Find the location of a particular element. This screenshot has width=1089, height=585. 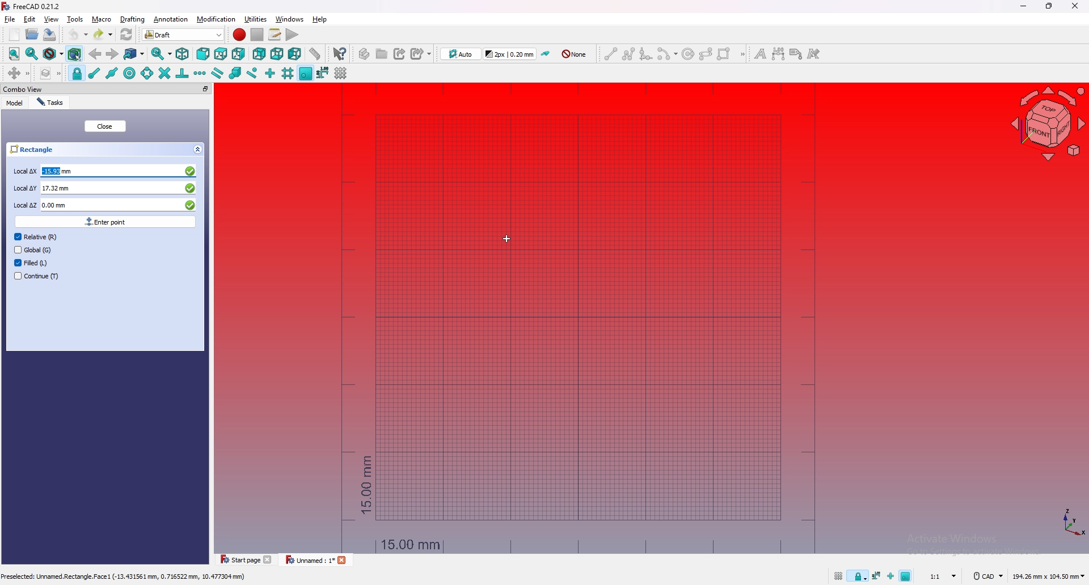

whats this is located at coordinates (340, 54).